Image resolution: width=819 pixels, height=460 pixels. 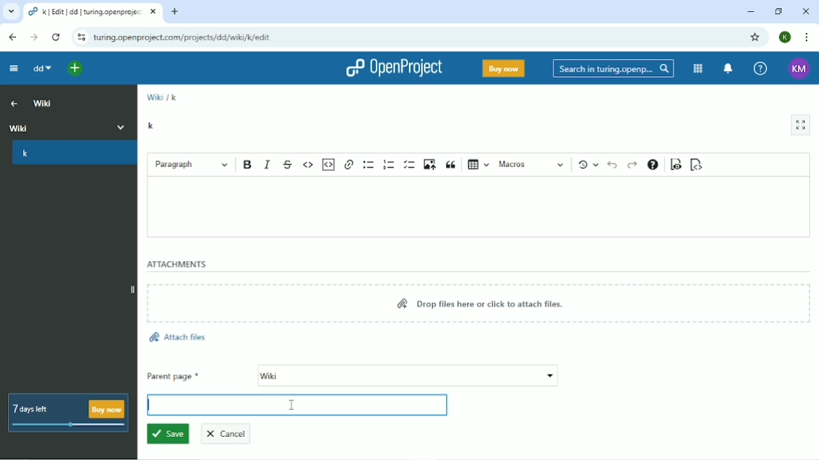 What do you see at coordinates (785, 37) in the screenshot?
I see `Account` at bounding box center [785, 37].